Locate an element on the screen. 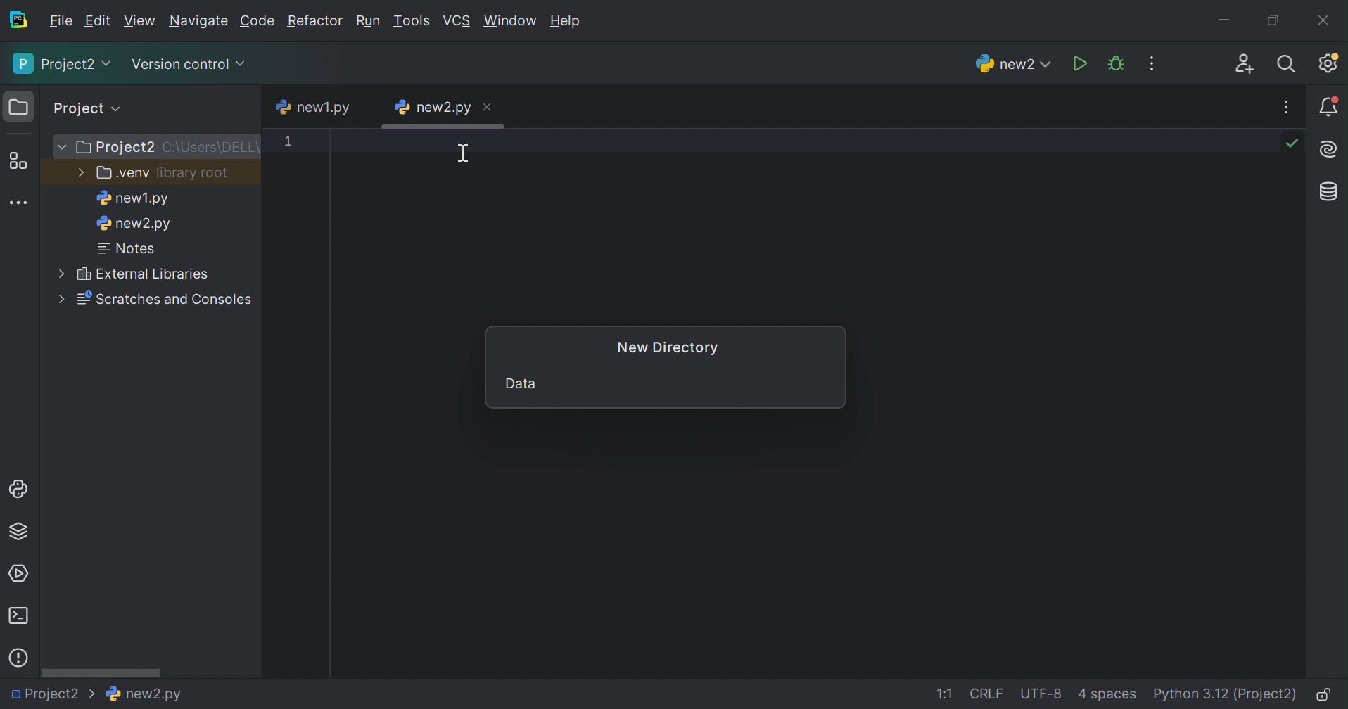  More is located at coordinates (58, 271).